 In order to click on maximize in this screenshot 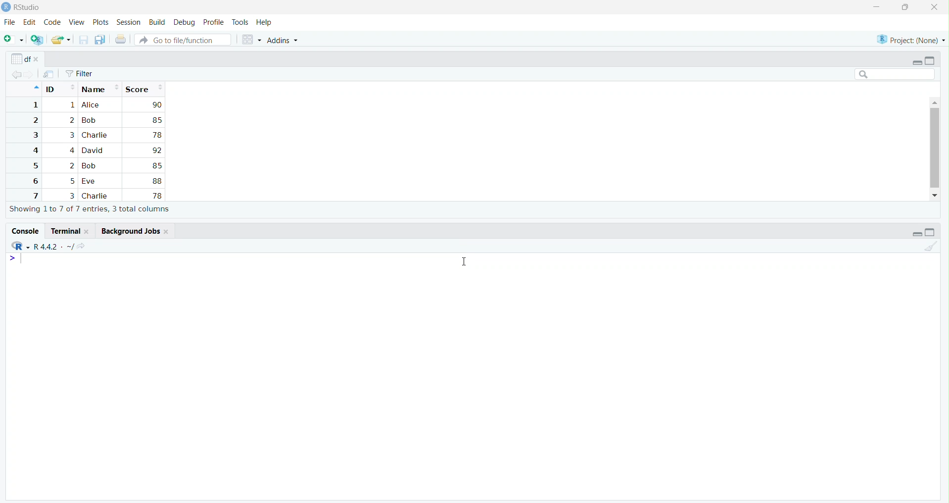, I will do `click(930, 232)`.